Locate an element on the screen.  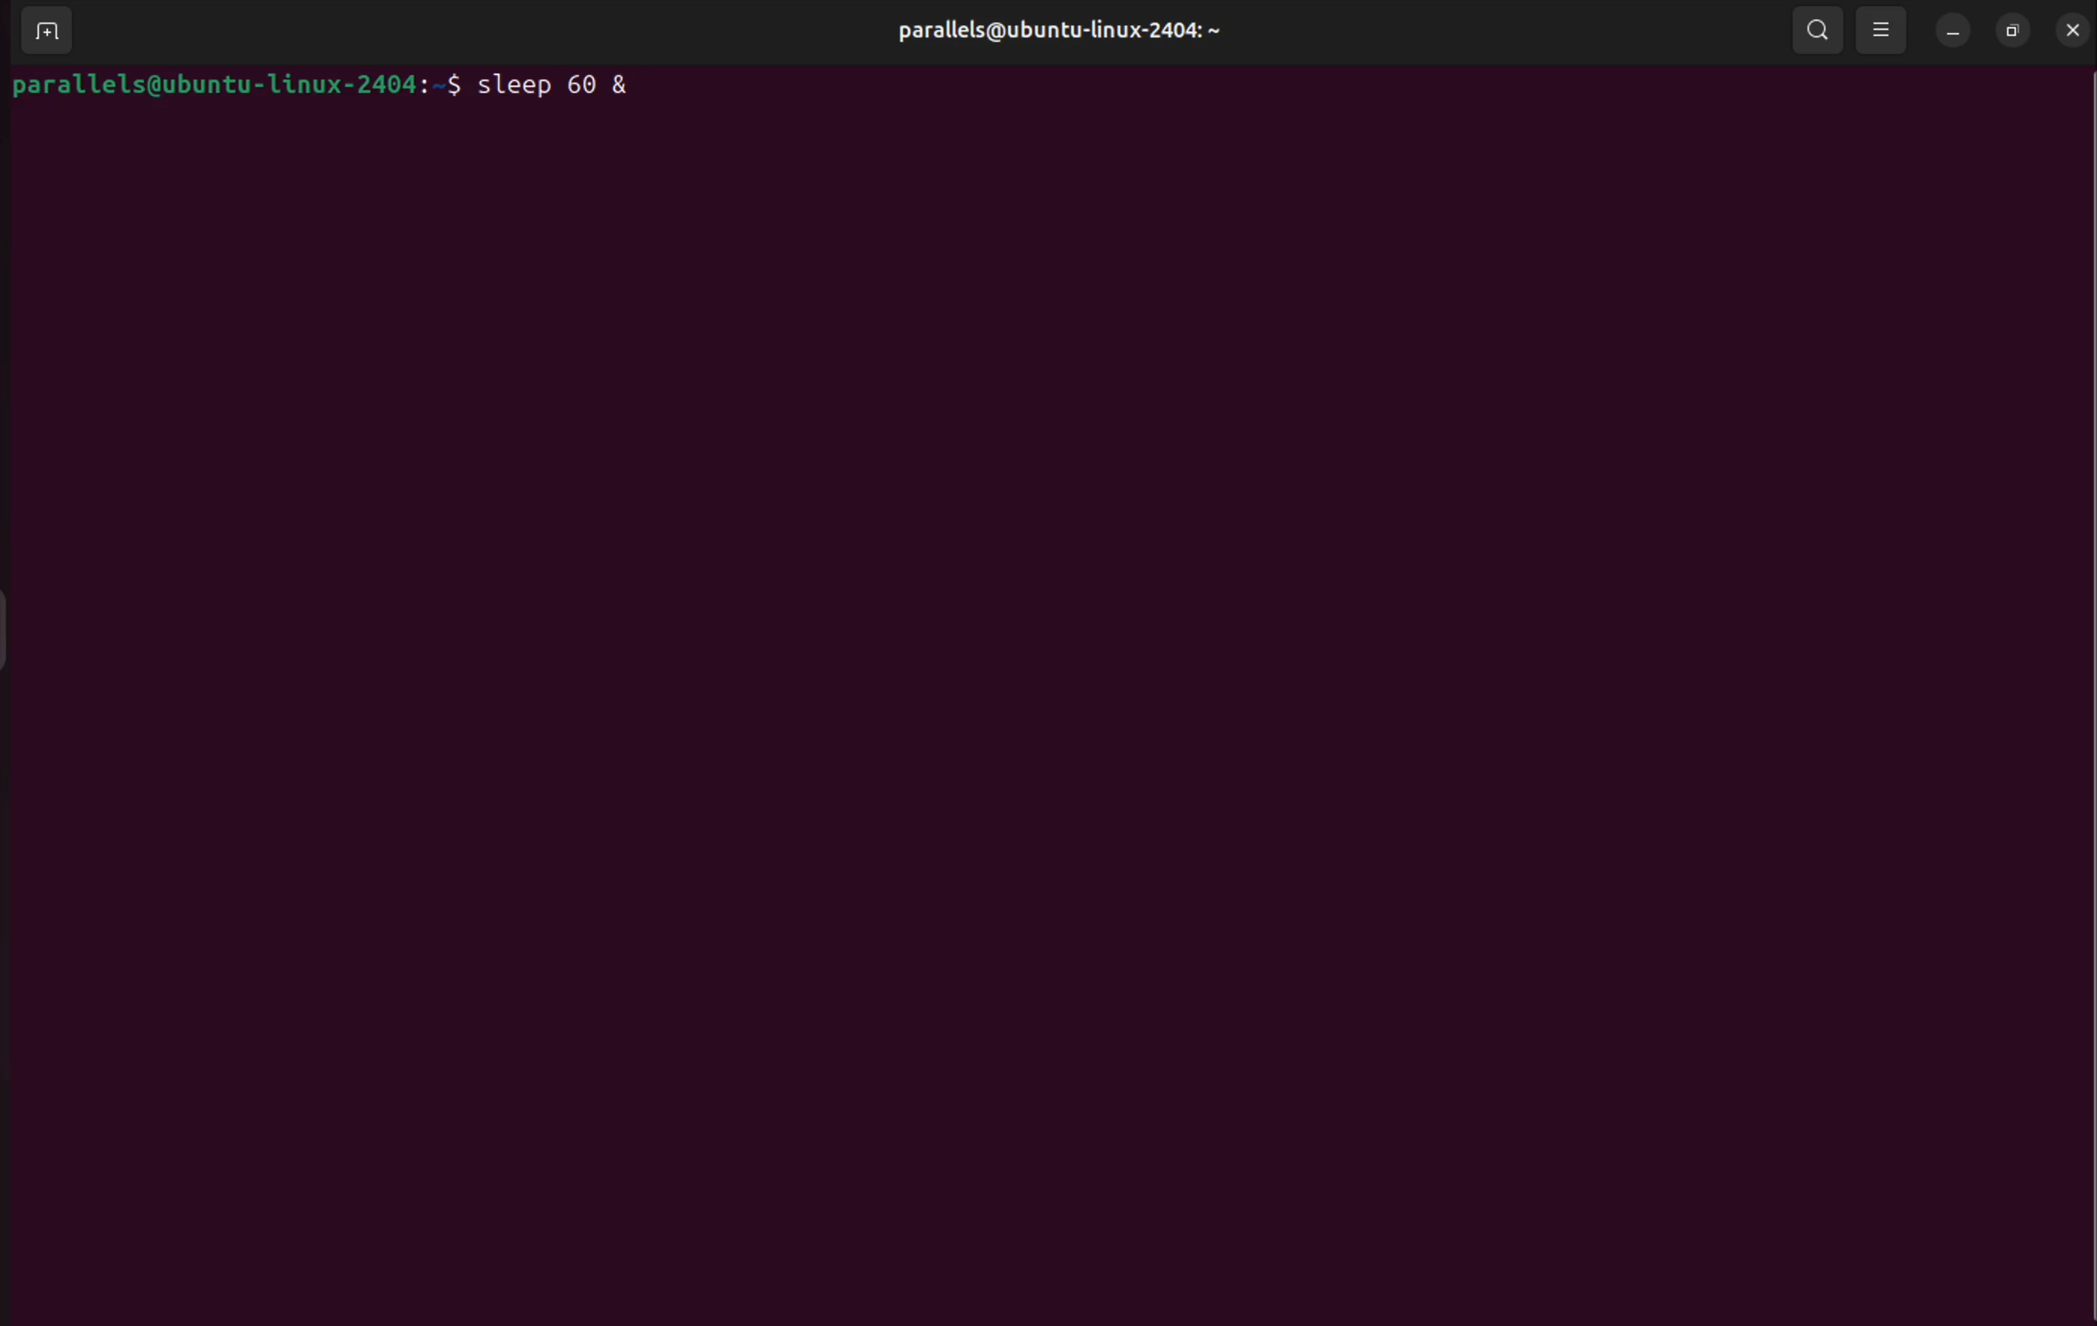
sleep60 & is located at coordinates (568, 83).